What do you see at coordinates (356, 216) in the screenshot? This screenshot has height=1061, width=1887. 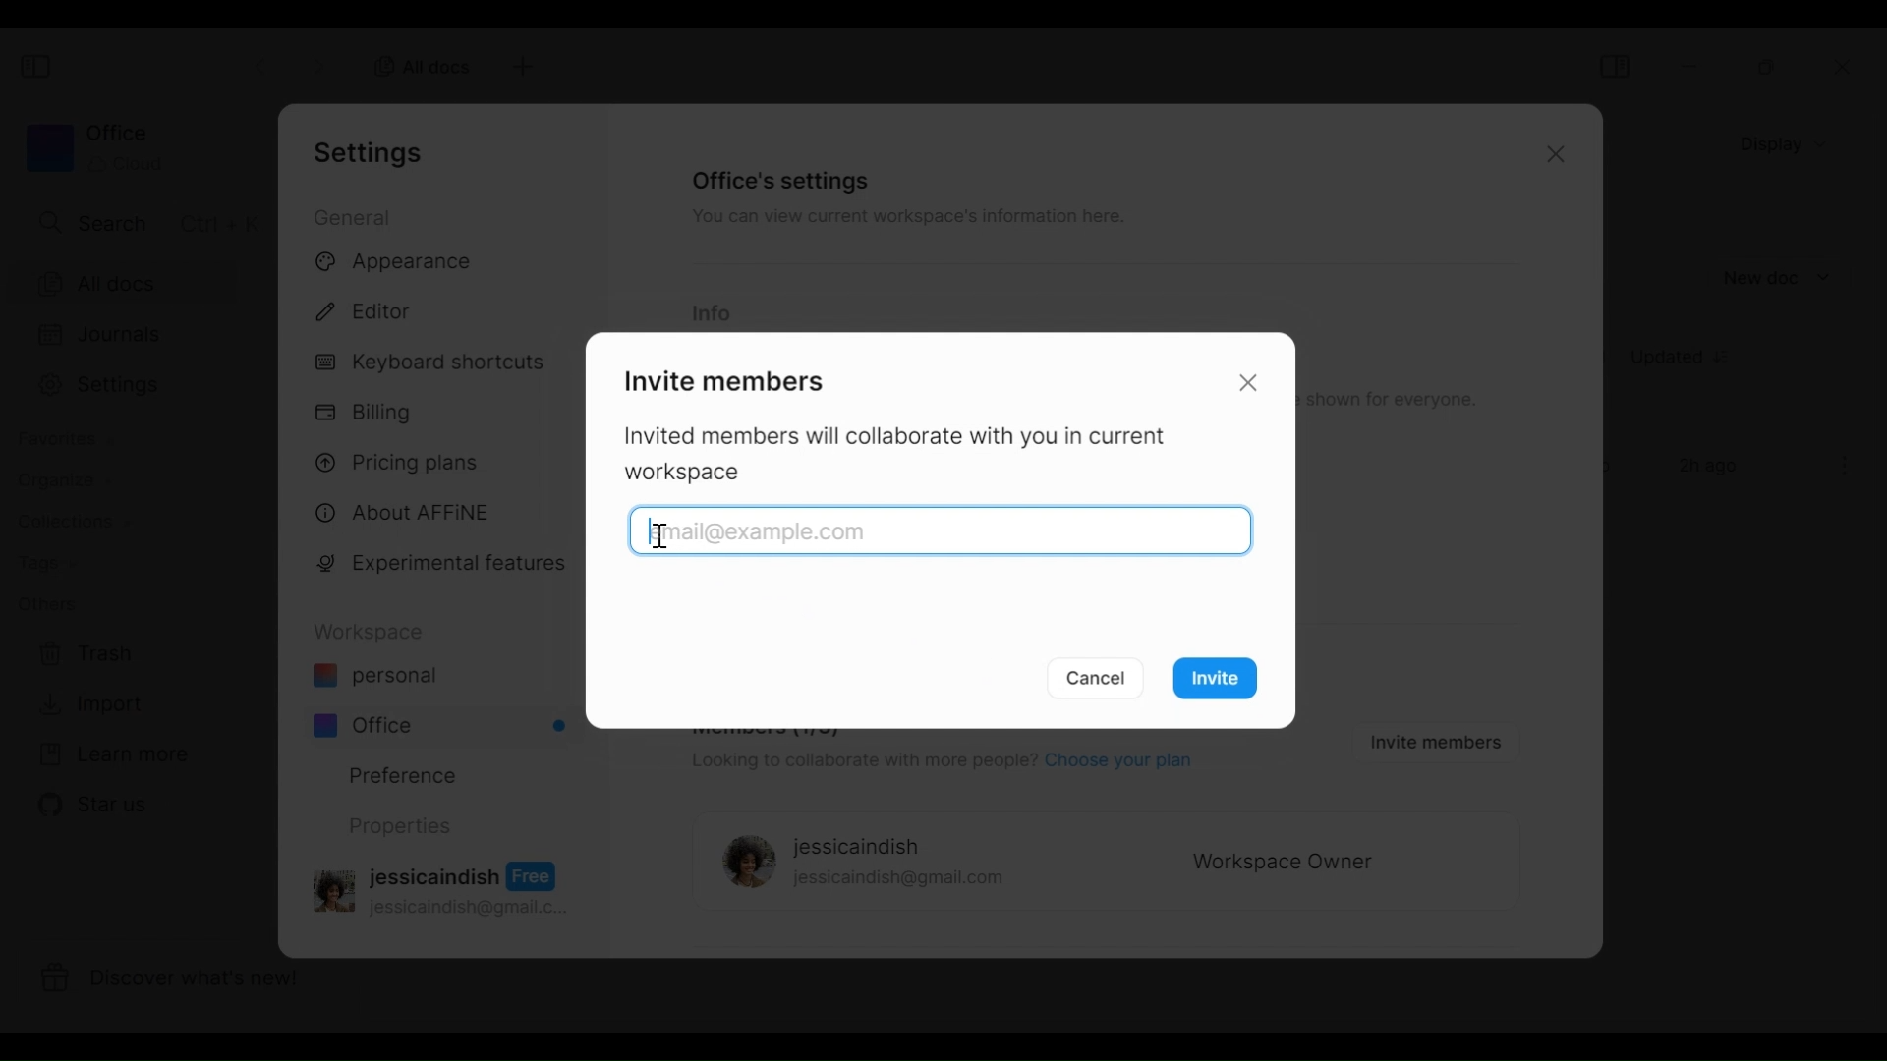 I see `General` at bounding box center [356, 216].